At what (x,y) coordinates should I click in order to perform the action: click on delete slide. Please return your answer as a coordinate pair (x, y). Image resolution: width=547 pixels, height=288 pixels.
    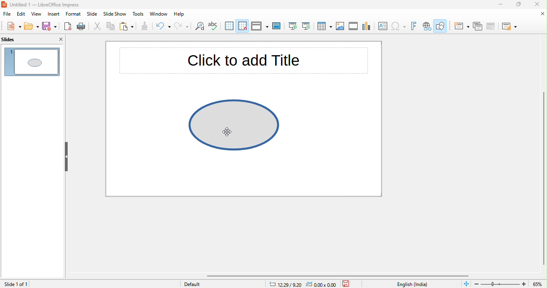
    Looking at the image, I should click on (491, 26).